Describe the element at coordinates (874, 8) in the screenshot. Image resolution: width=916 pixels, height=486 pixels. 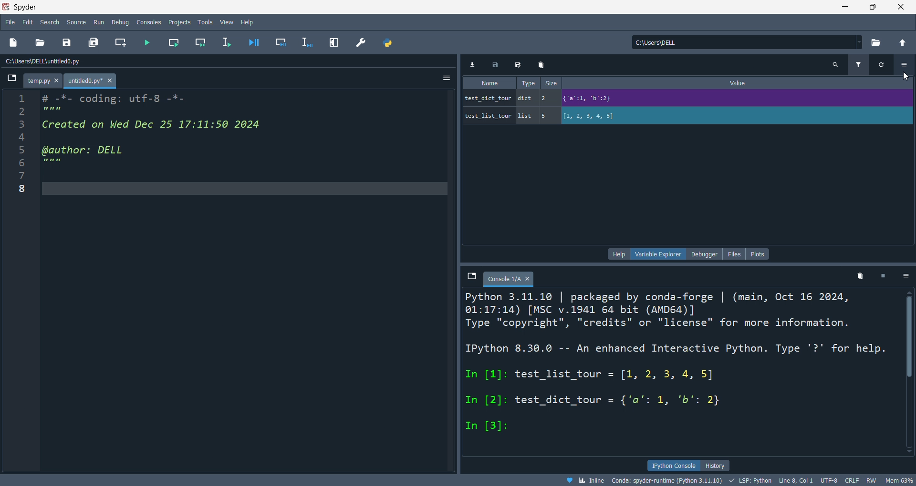
I see `maximize` at that location.